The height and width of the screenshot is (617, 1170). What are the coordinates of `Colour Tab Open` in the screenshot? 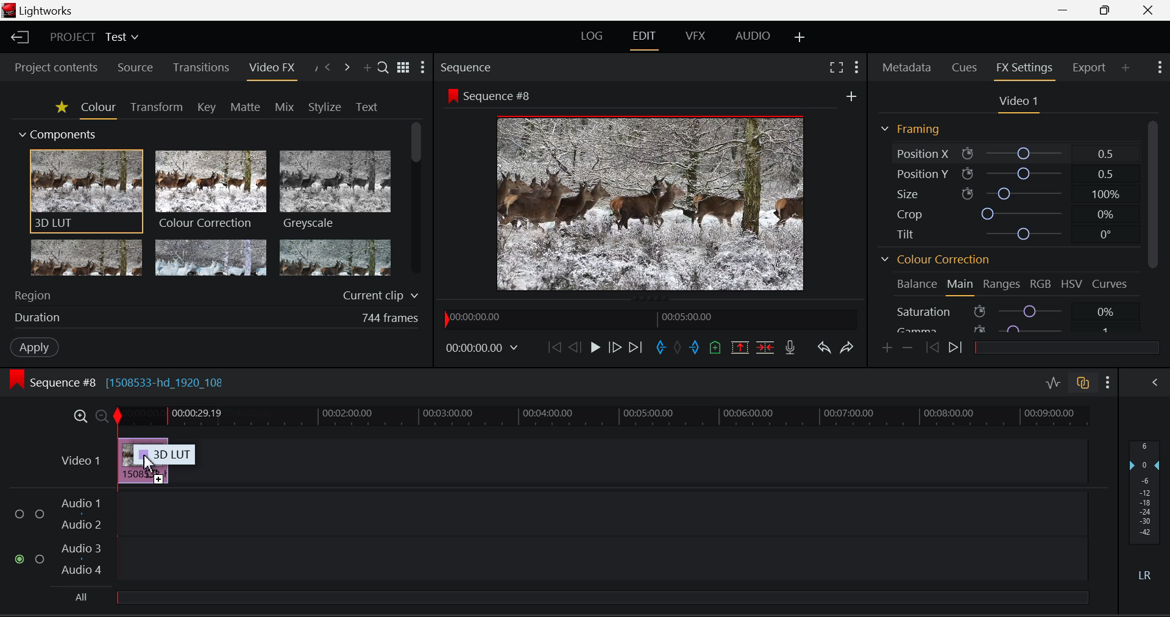 It's located at (98, 110).